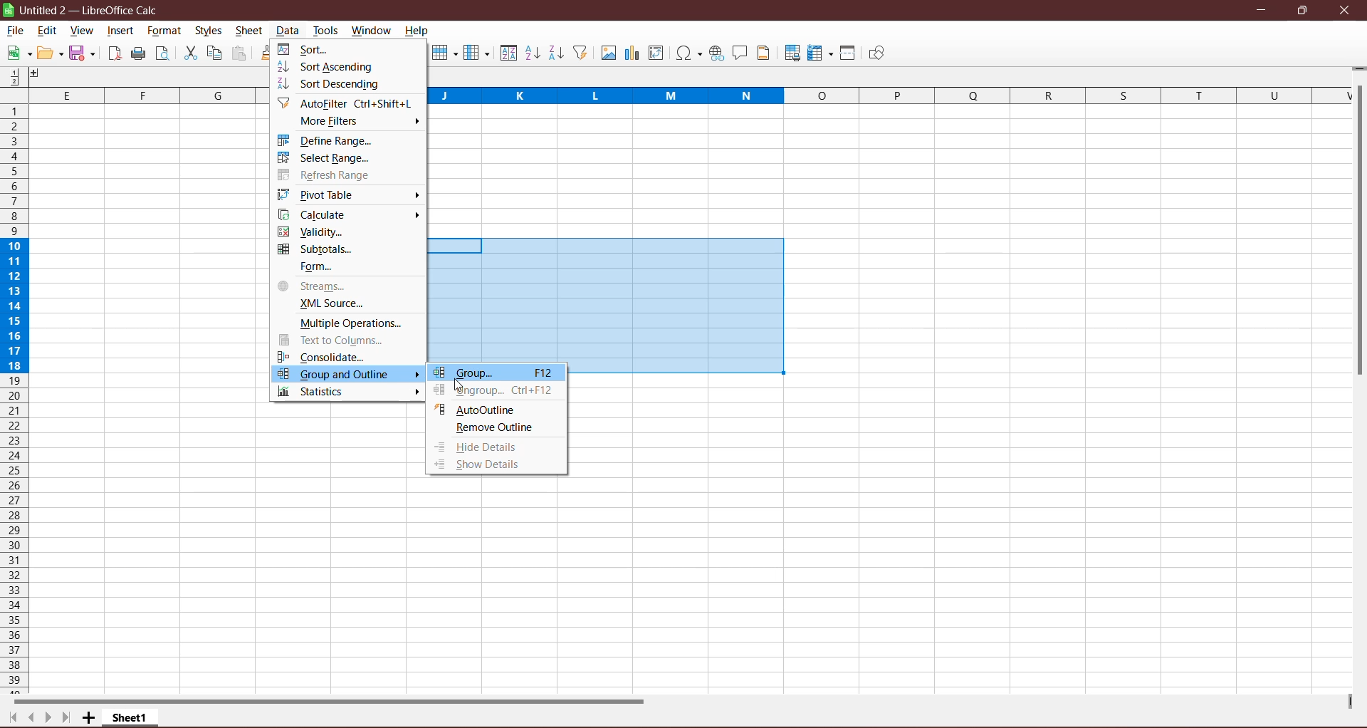 The image size is (1367, 728). What do you see at coordinates (164, 53) in the screenshot?
I see `Toggle Print Preview` at bounding box center [164, 53].